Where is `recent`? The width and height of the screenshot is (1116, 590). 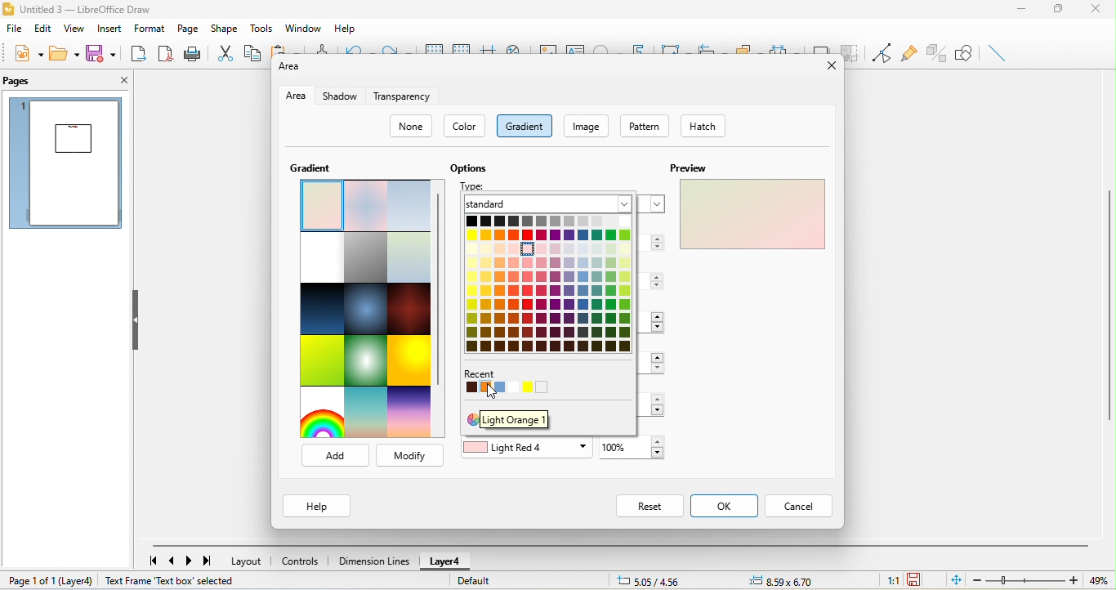
recent is located at coordinates (483, 373).